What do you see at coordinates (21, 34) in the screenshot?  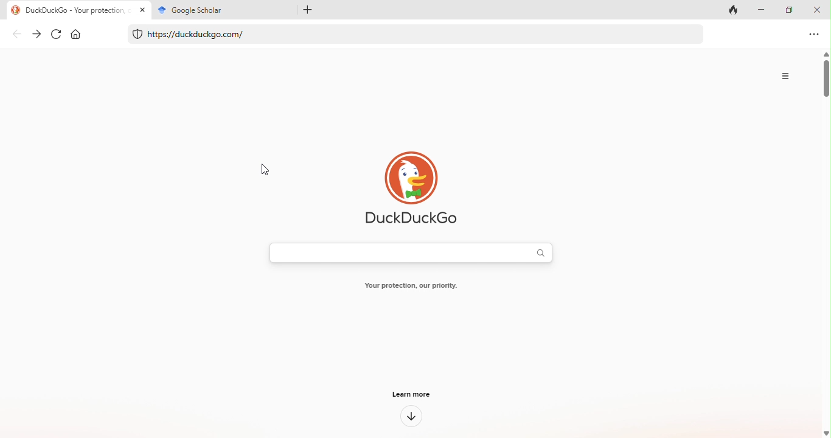 I see `back` at bounding box center [21, 34].